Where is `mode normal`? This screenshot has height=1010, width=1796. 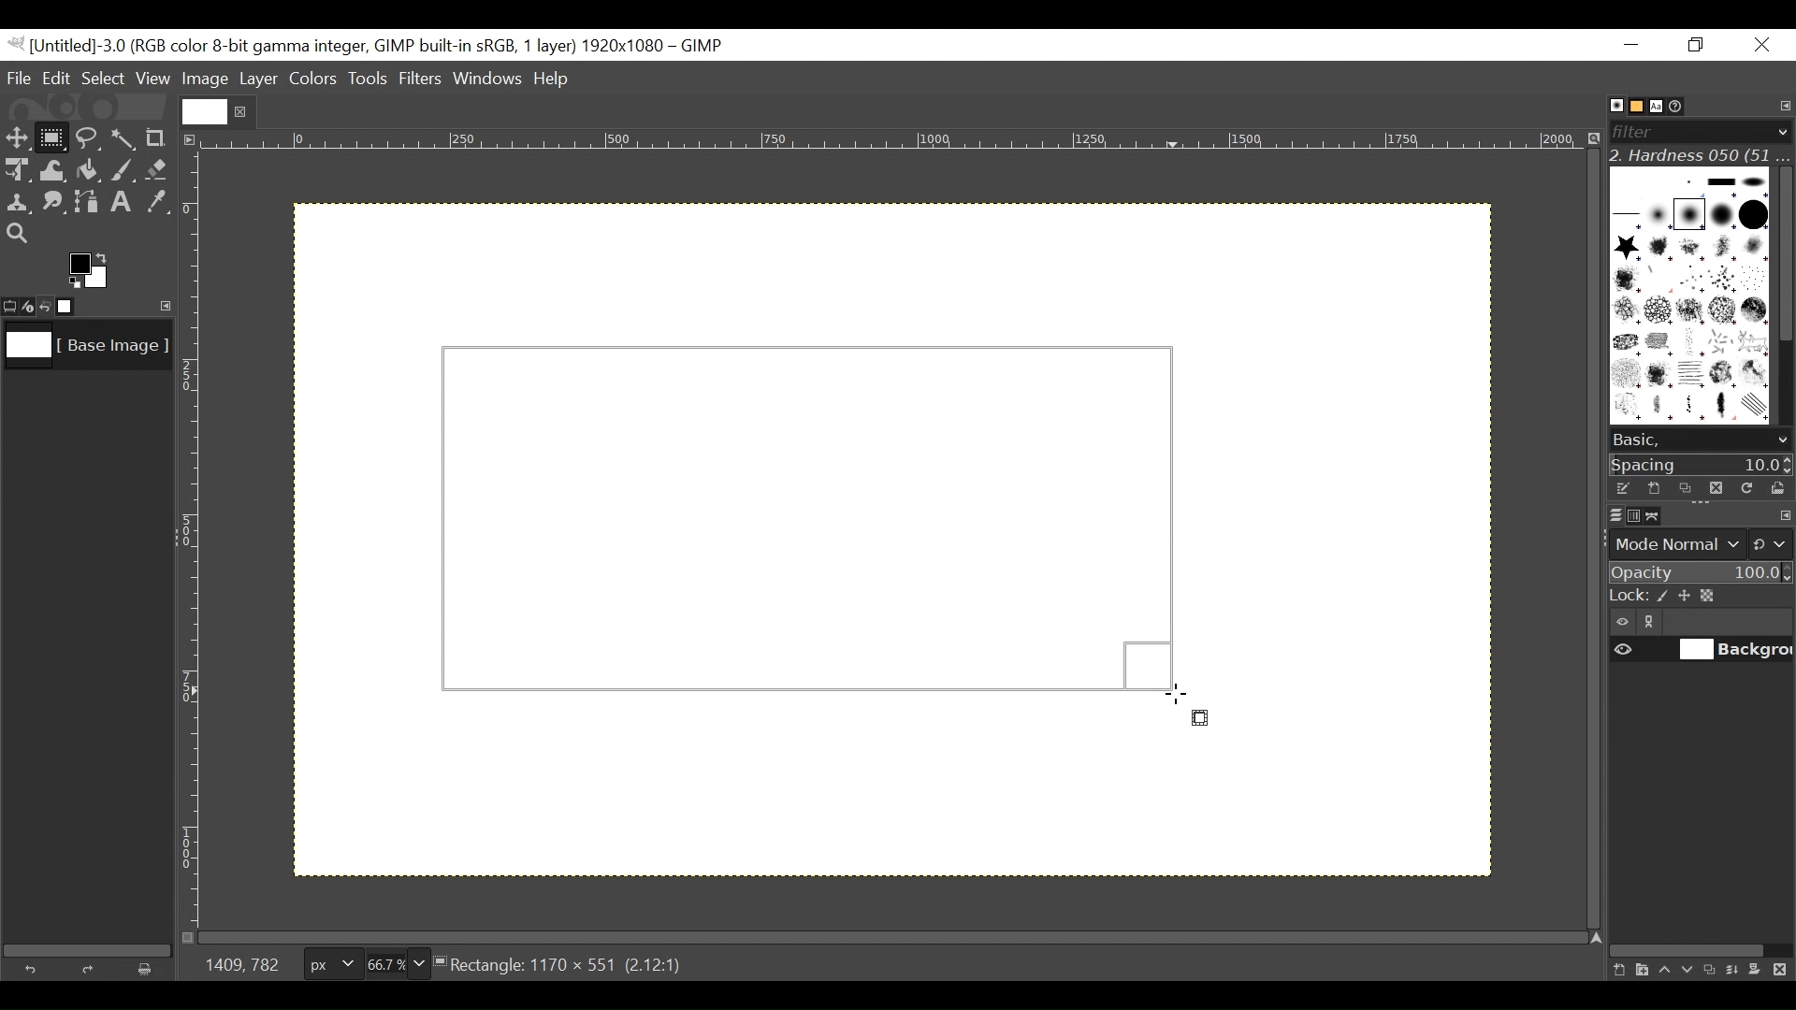 mode normal is located at coordinates (1699, 542).